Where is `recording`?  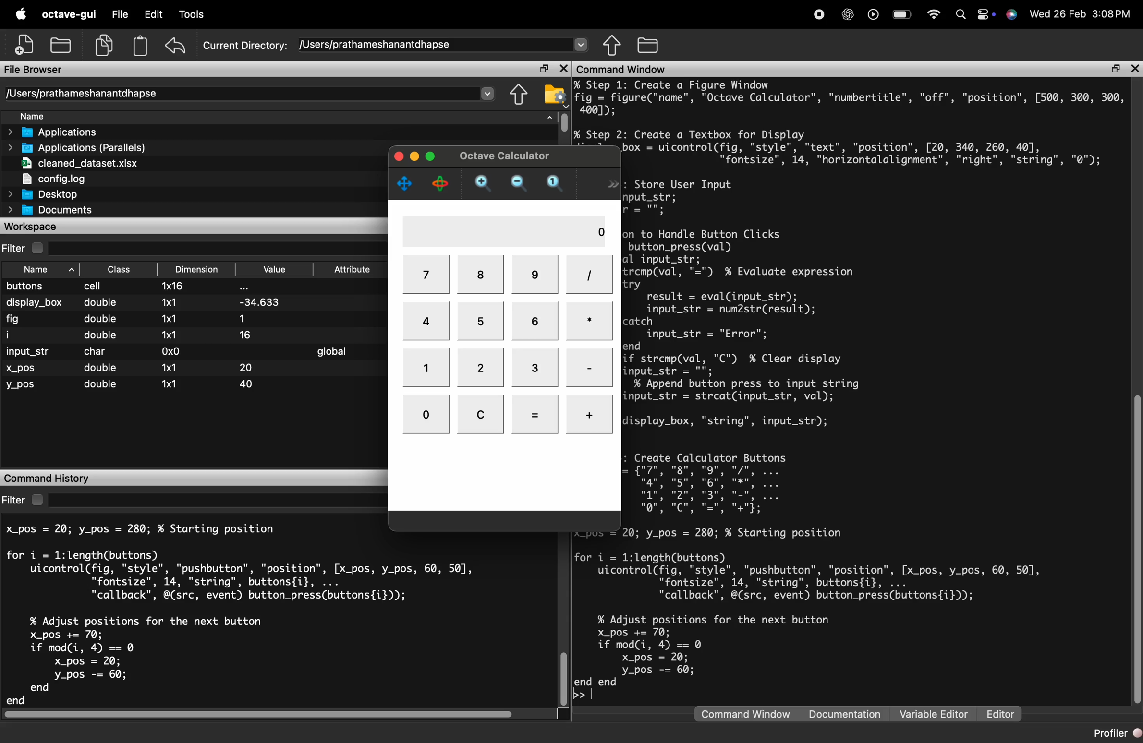 recording is located at coordinates (820, 16).